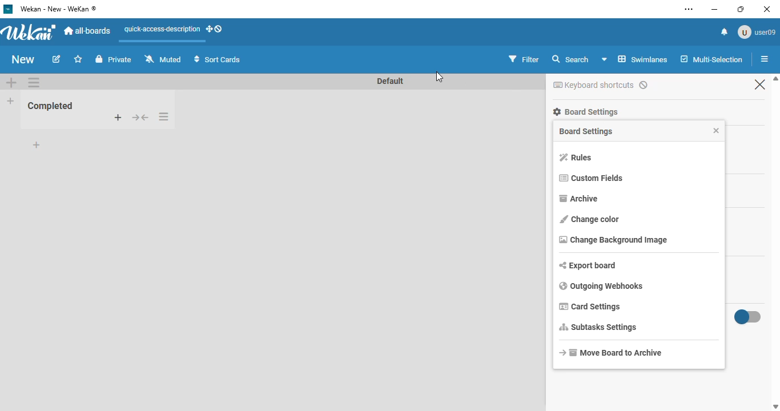 The height and width of the screenshot is (411, 780). What do you see at coordinates (218, 59) in the screenshot?
I see `sort cards` at bounding box center [218, 59].